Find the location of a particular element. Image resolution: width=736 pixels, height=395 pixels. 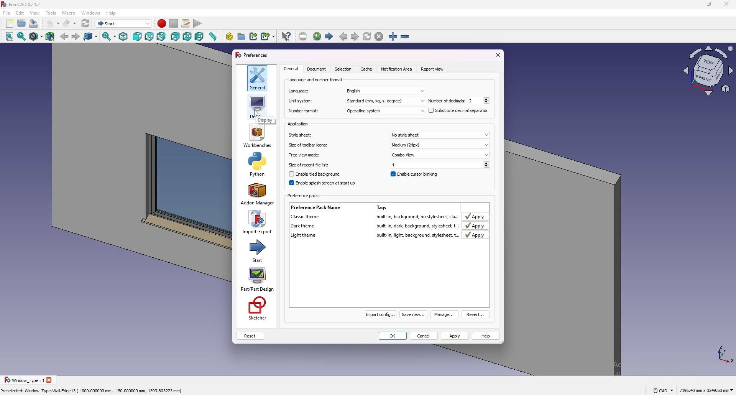

Import config is located at coordinates (381, 314).